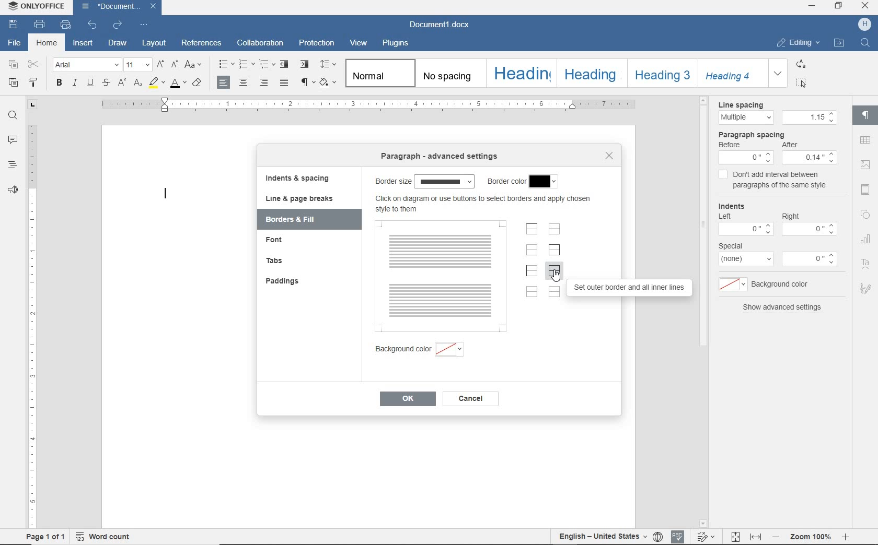 The width and height of the screenshot is (878, 545). I want to click on collaboration, so click(262, 43).